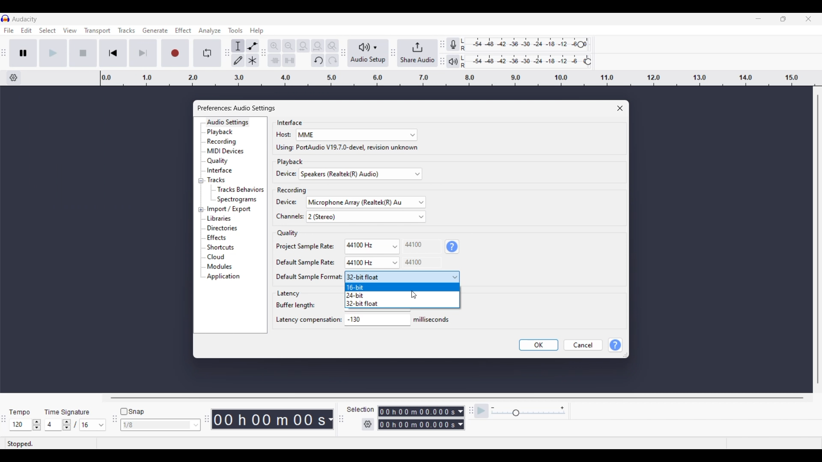  What do you see at coordinates (285, 218) in the screenshot?
I see `| Channels:` at bounding box center [285, 218].